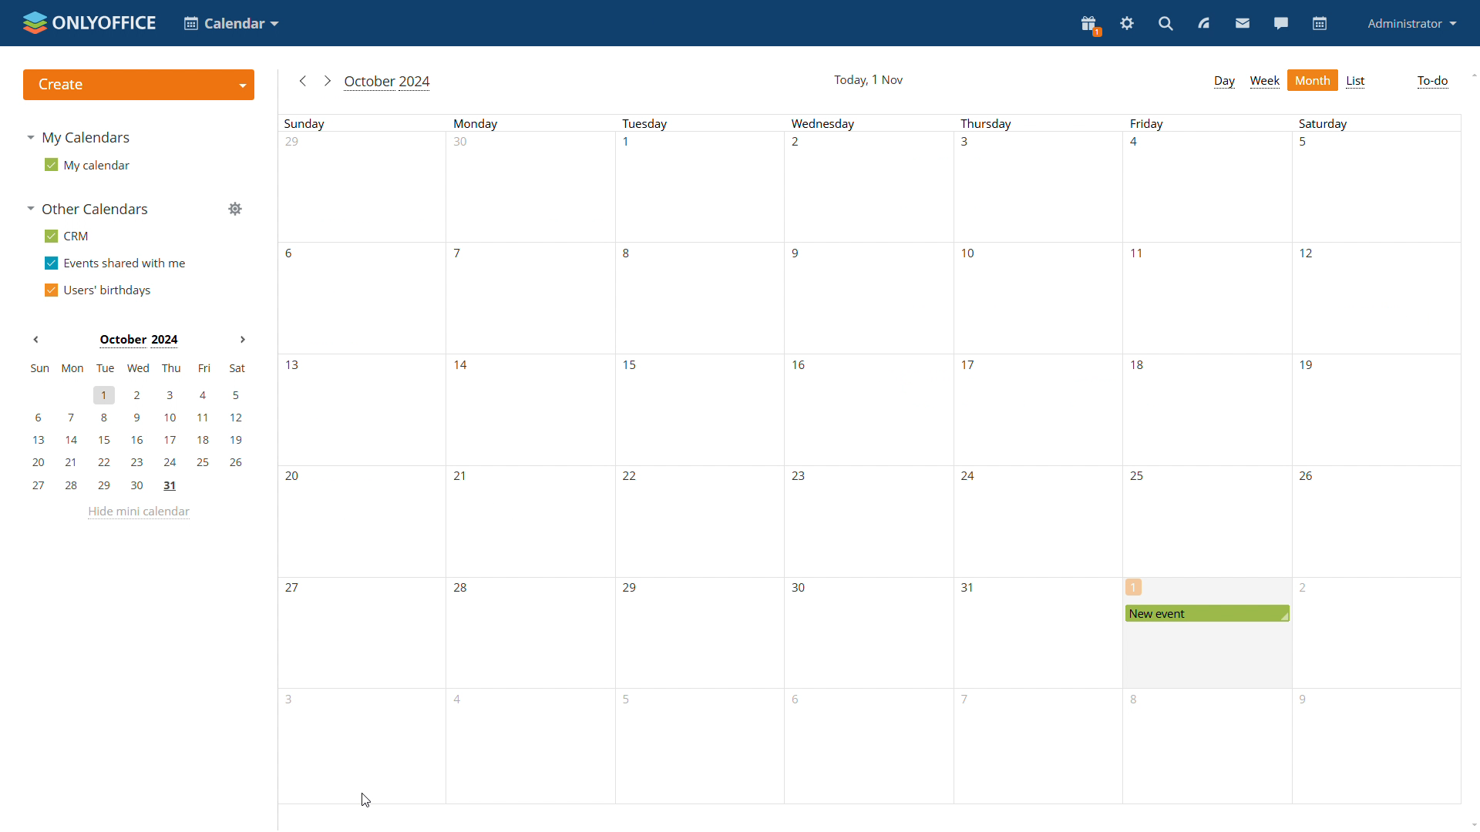 The image size is (1480, 832). Describe the element at coordinates (36, 341) in the screenshot. I see `Previous month` at that location.